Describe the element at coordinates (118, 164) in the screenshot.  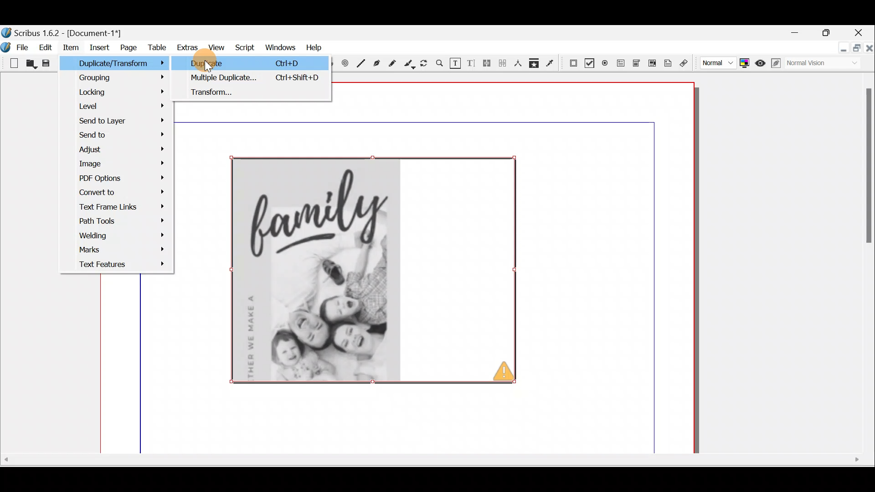
I see `Image` at that location.